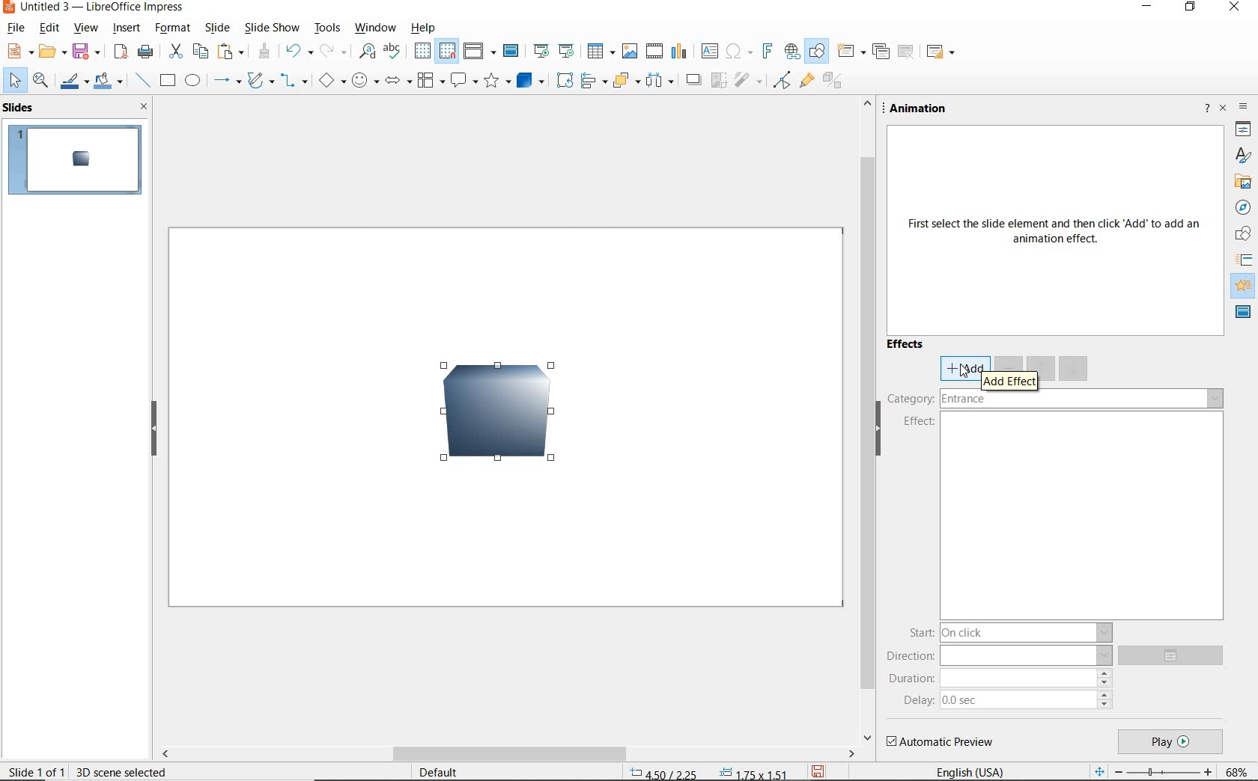  Describe the element at coordinates (1170, 742) in the screenshot. I see `play` at that location.